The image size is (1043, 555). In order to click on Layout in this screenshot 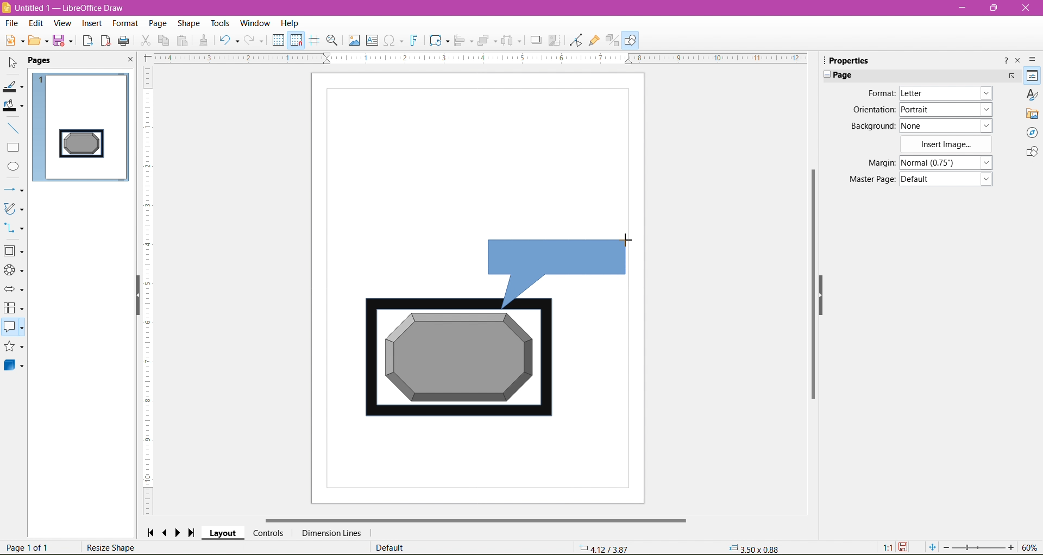, I will do `click(223, 534)`.